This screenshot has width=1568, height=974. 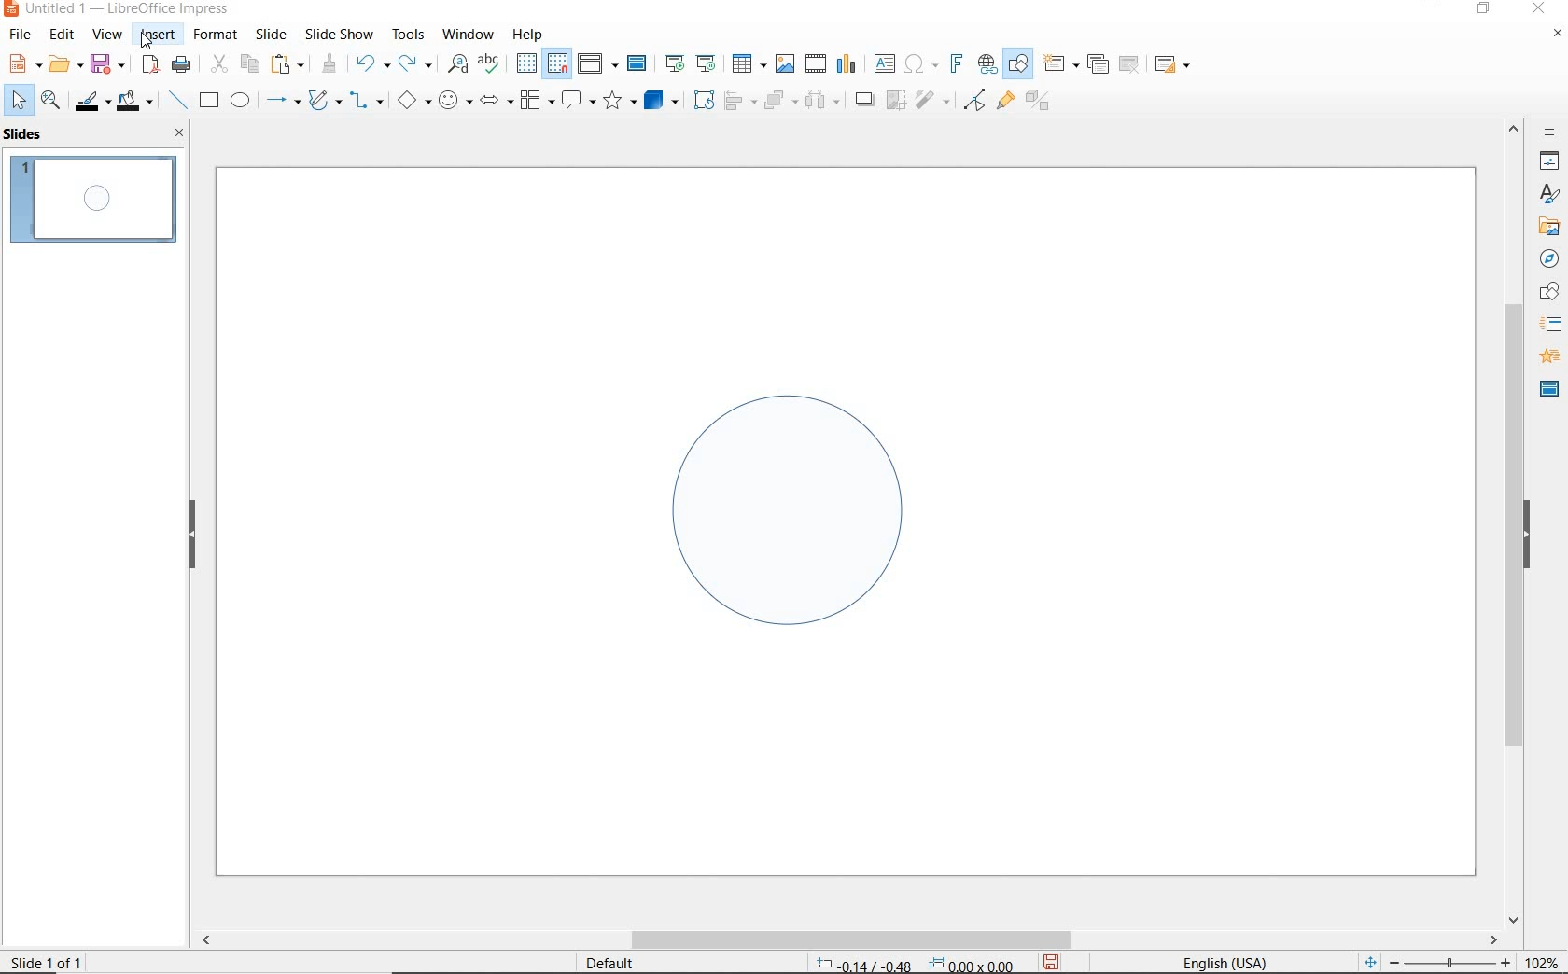 What do you see at coordinates (934, 97) in the screenshot?
I see `filter` at bounding box center [934, 97].